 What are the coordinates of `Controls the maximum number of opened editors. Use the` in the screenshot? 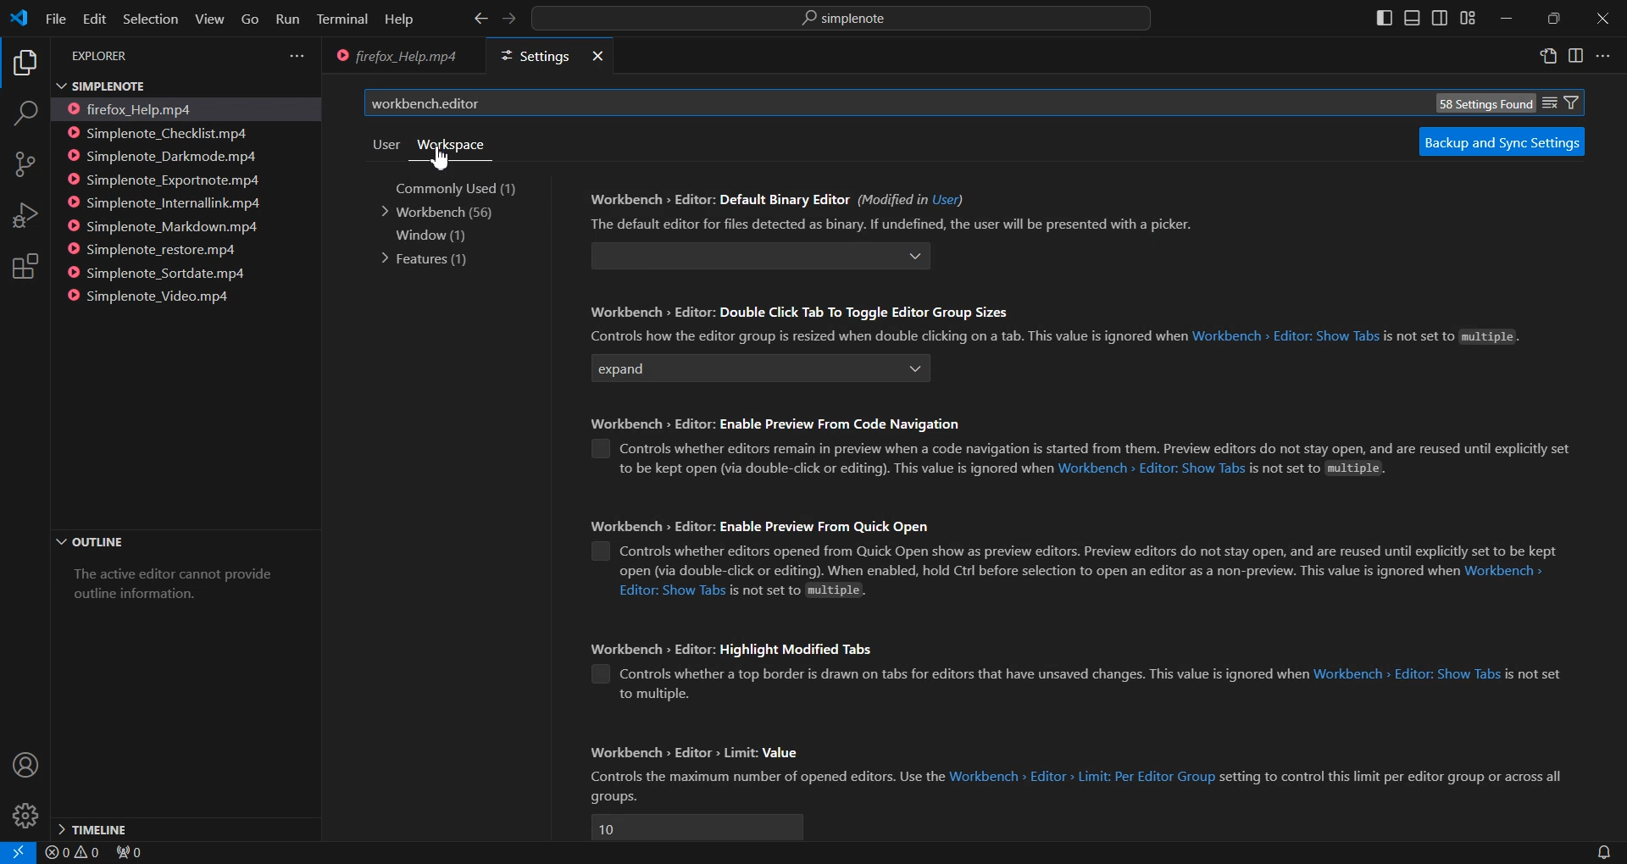 It's located at (765, 777).